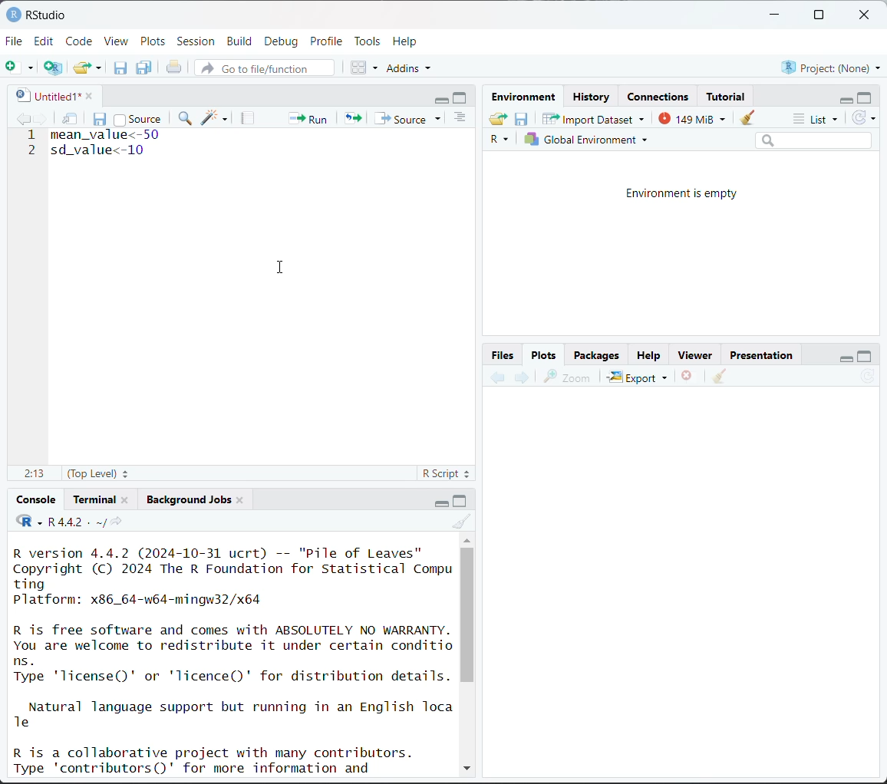 This screenshot has width=887, height=784. Describe the element at coordinates (522, 120) in the screenshot. I see `save workspace as` at that location.